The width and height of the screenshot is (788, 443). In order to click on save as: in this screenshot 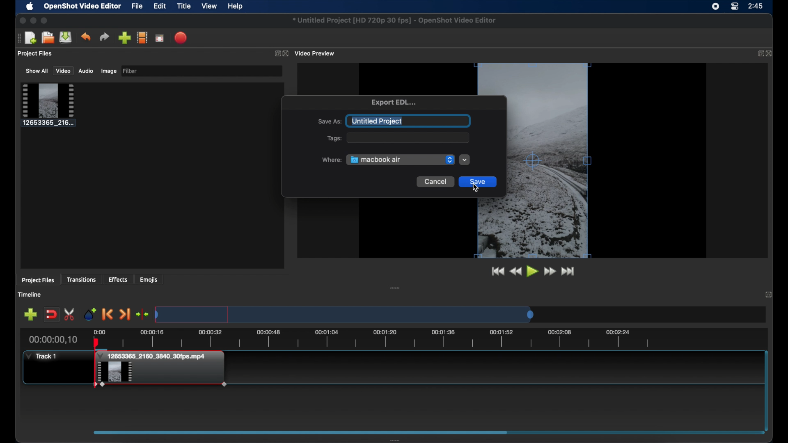, I will do `click(330, 121)`.